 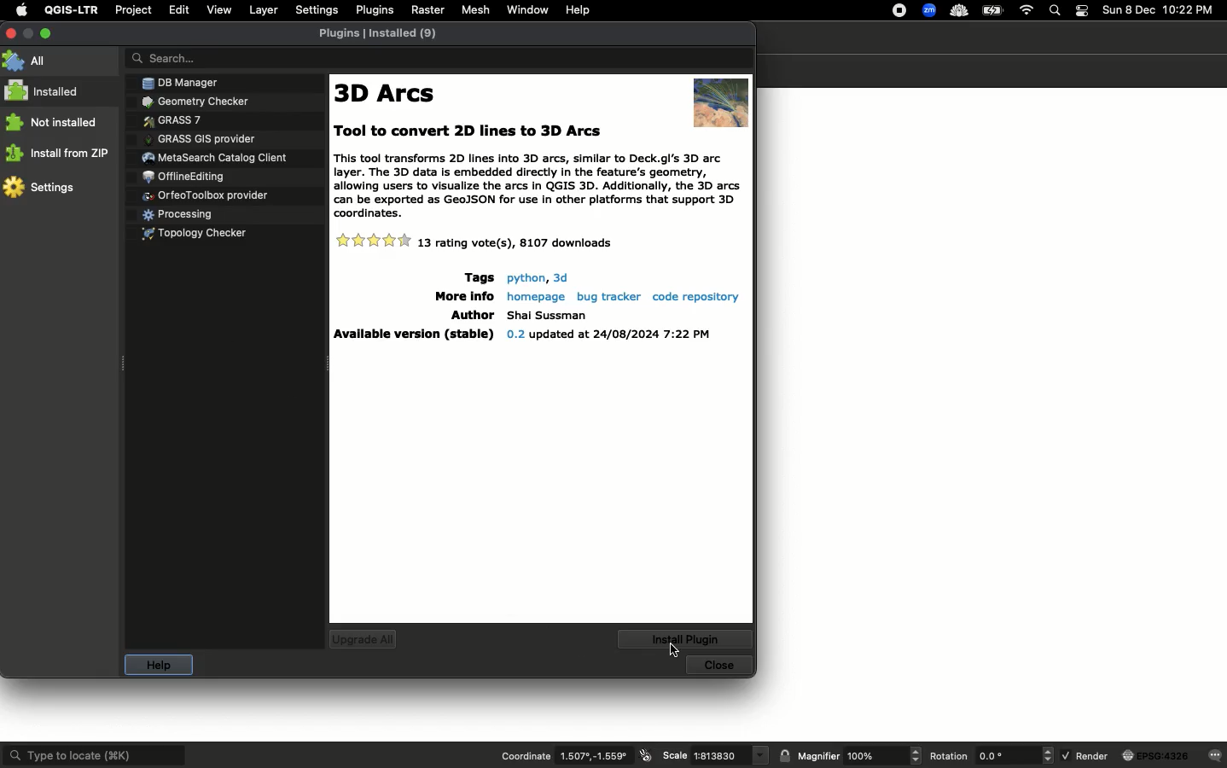 What do you see at coordinates (596, 756) in the screenshot?
I see `Coordinates` at bounding box center [596, 756].